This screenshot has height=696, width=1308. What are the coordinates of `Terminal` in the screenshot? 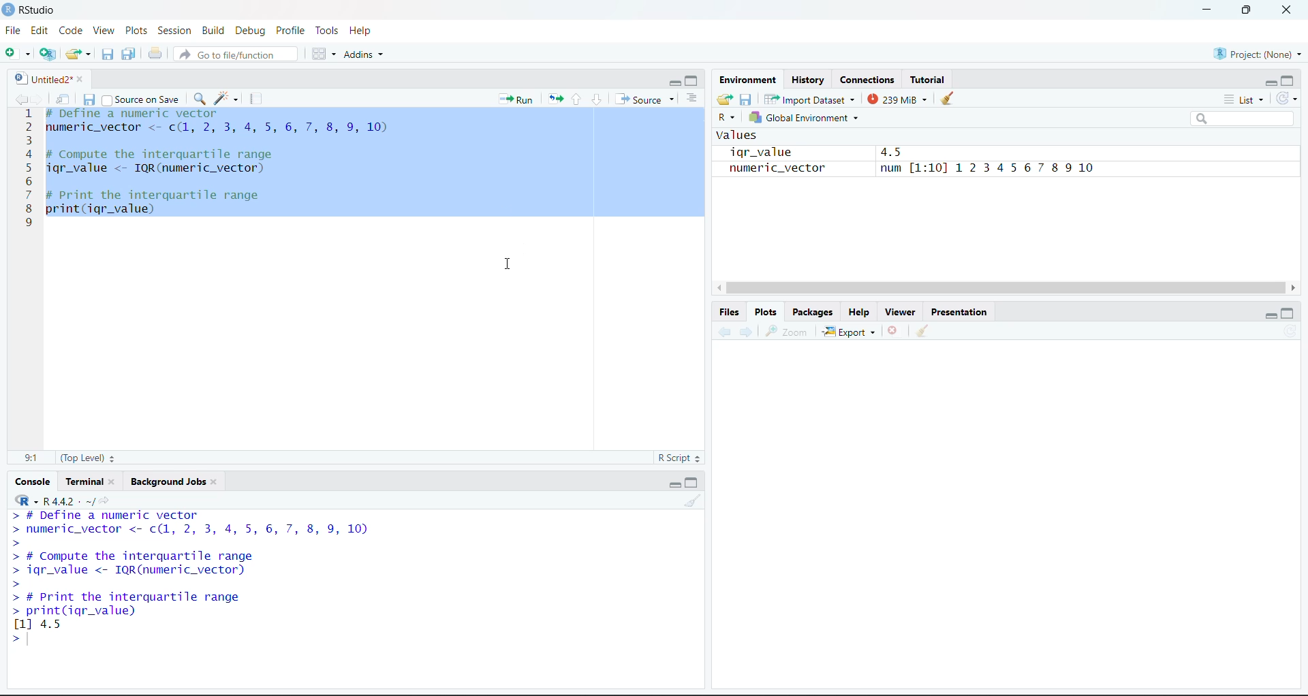 It's located at (91, 481).